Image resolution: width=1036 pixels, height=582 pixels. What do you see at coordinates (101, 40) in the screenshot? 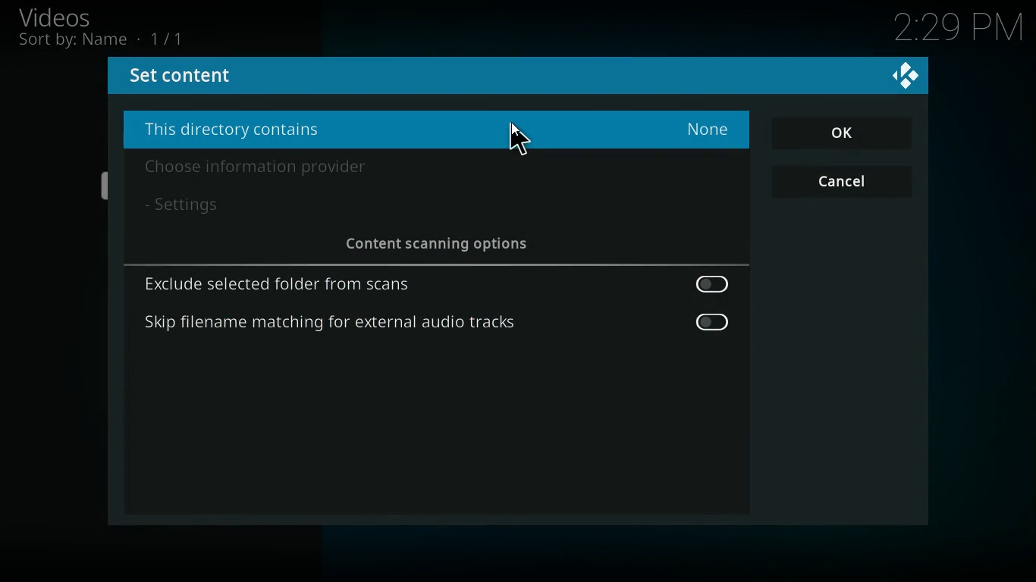
I see `sort by name 1/1` at bounding box center [101, 40].